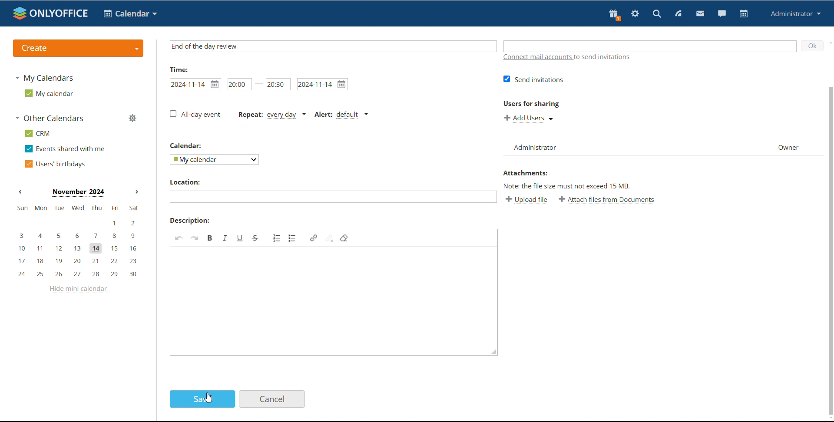 The height and width of the screenshot is (422, 834). Describe the element at coordinates (50, 13) in the screenshot. I see `logo` at that location.